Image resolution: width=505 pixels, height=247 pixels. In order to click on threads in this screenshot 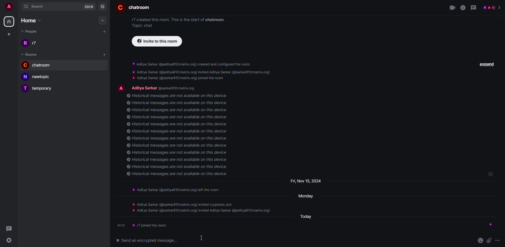, I will do `click(474, 8)`.